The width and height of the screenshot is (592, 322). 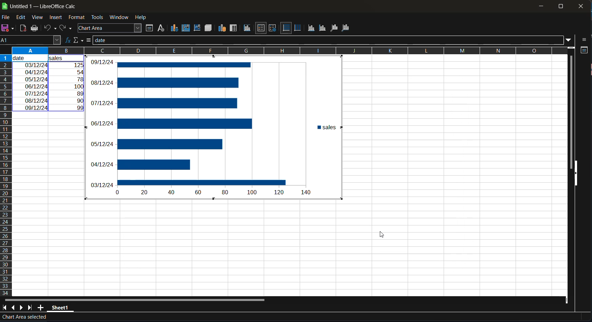 I want to click on side bar settings, so click(x=585, y=40).